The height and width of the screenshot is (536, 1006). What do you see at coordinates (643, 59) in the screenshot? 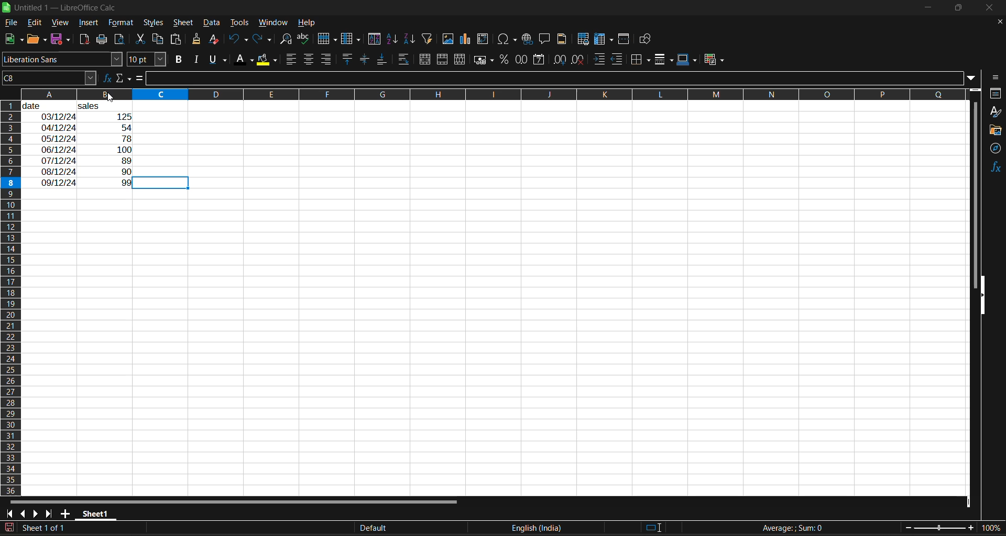
I see `borders` at bounding box center [643, 59].